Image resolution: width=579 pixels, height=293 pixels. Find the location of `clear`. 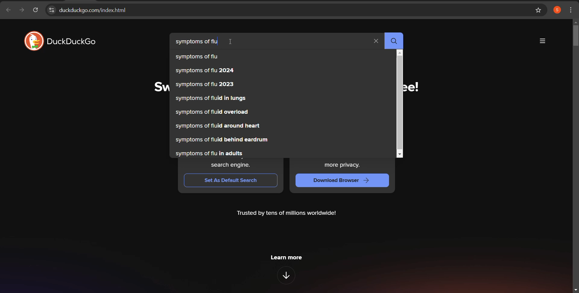

clear is located at coordinates (375, 41).